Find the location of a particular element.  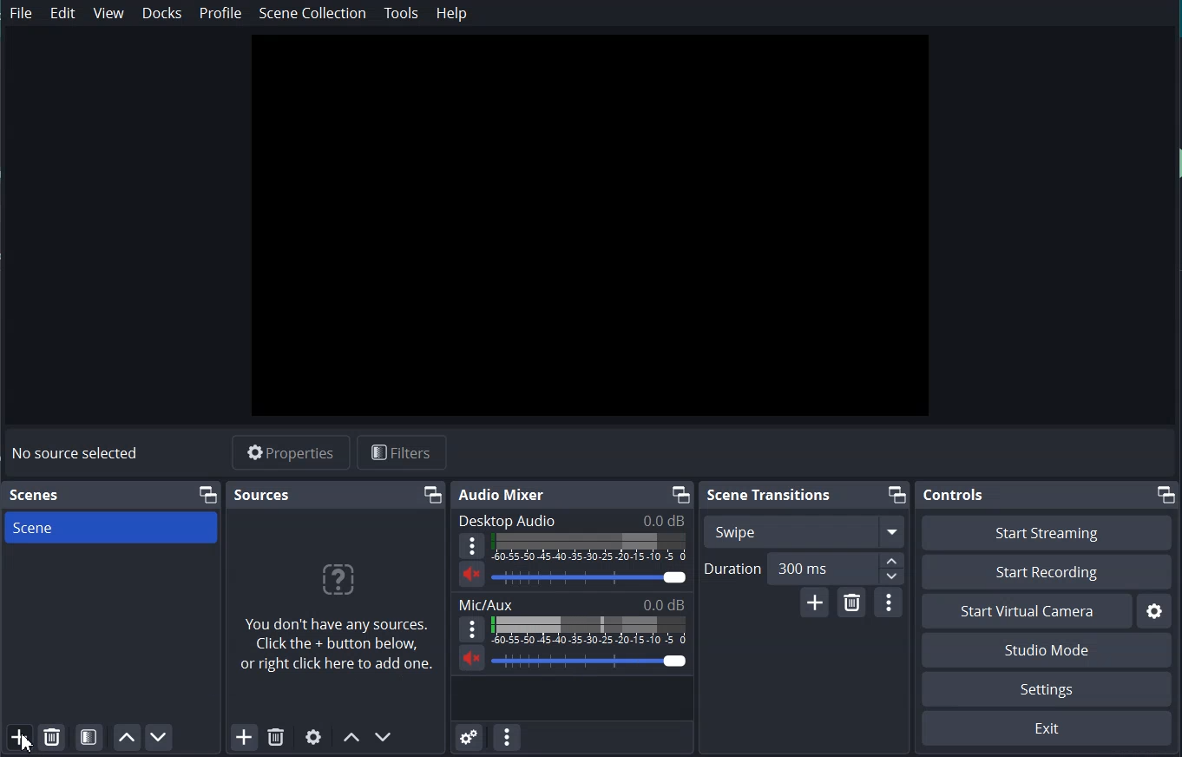

? is located at coordinates (336, 583).